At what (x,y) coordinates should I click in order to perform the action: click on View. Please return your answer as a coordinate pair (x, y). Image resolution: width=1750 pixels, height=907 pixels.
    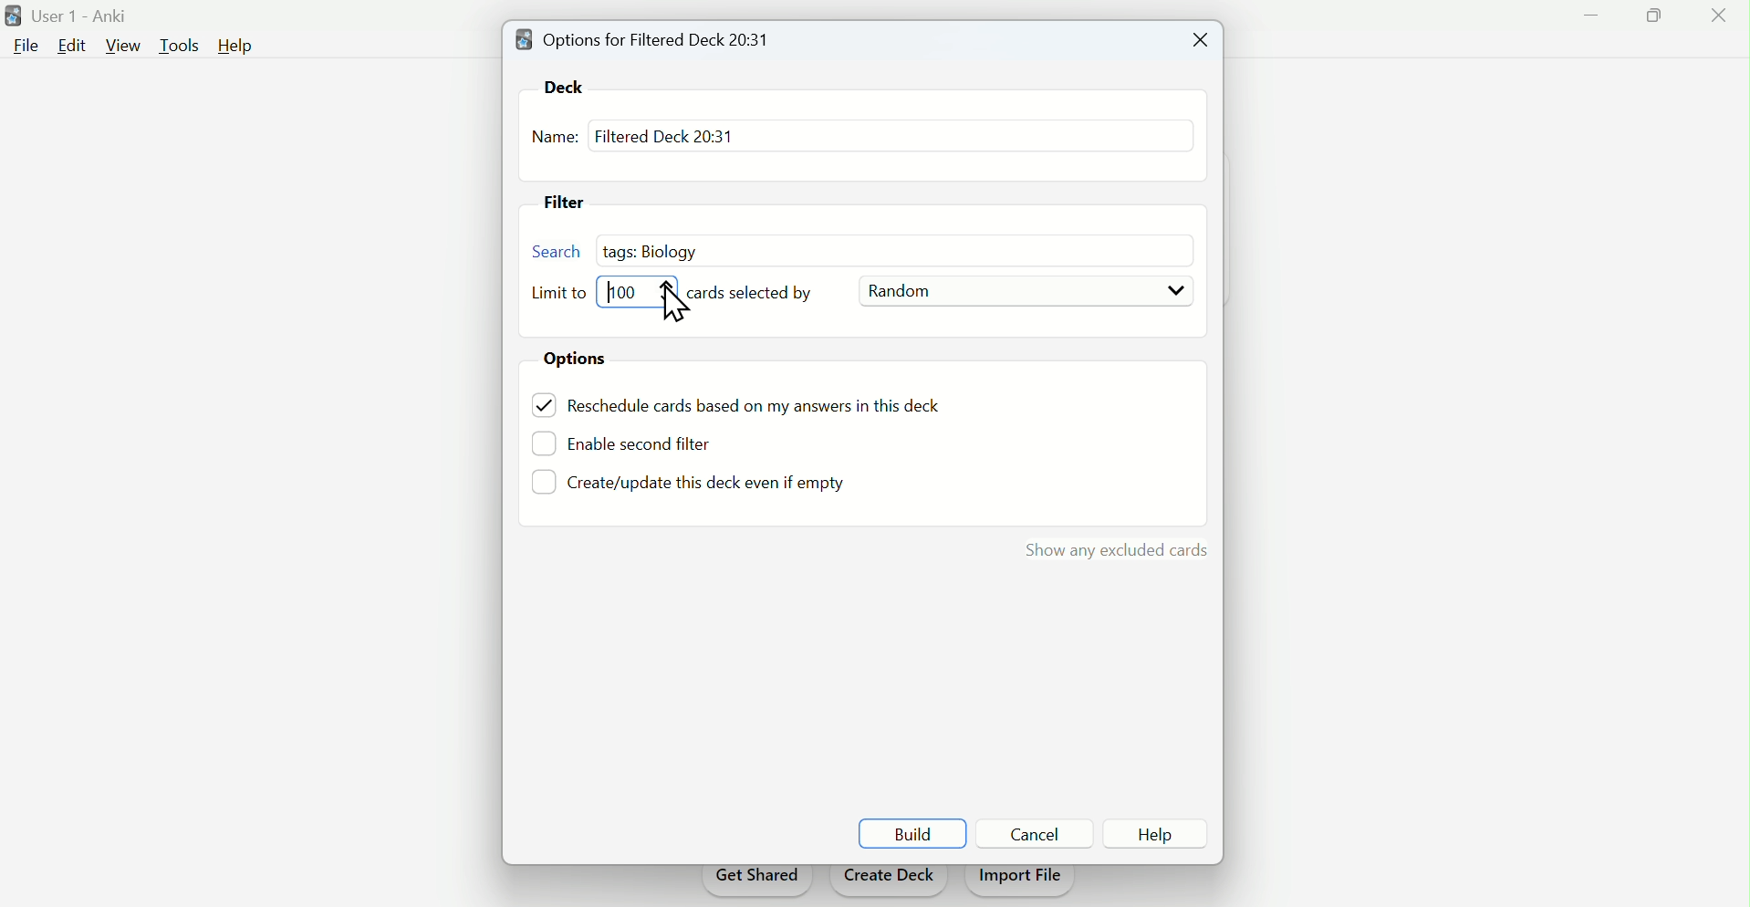
    Looking at the image, I should click on (124, 46).